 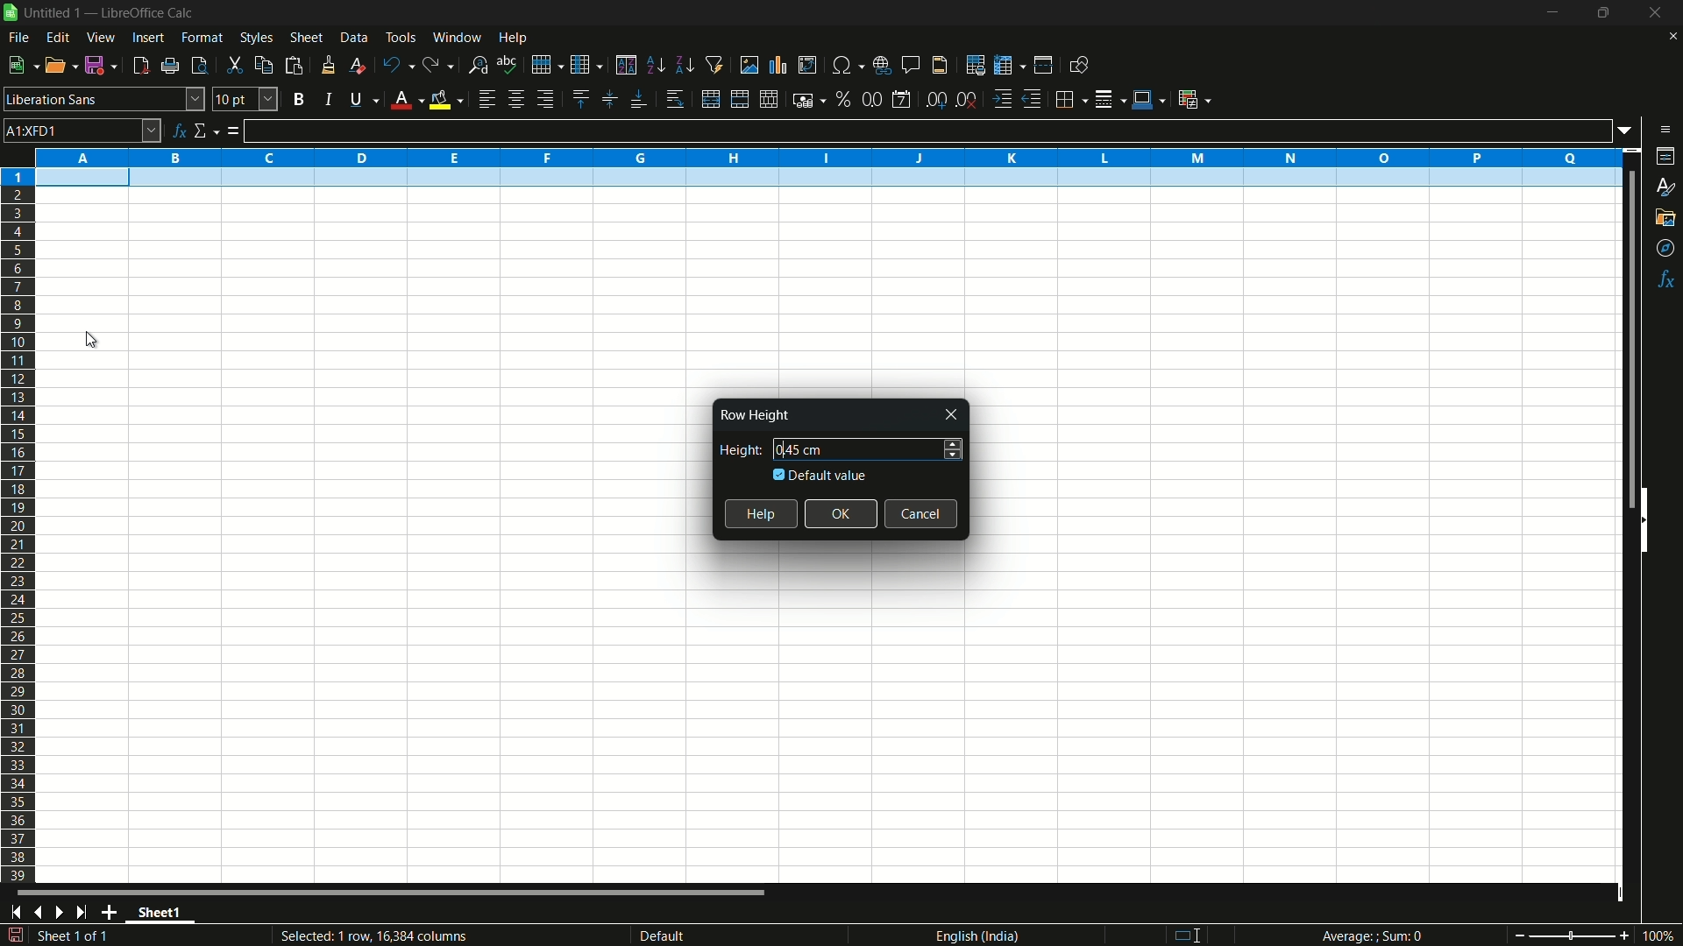 I want to click on ok, so click(x=842, y=513).